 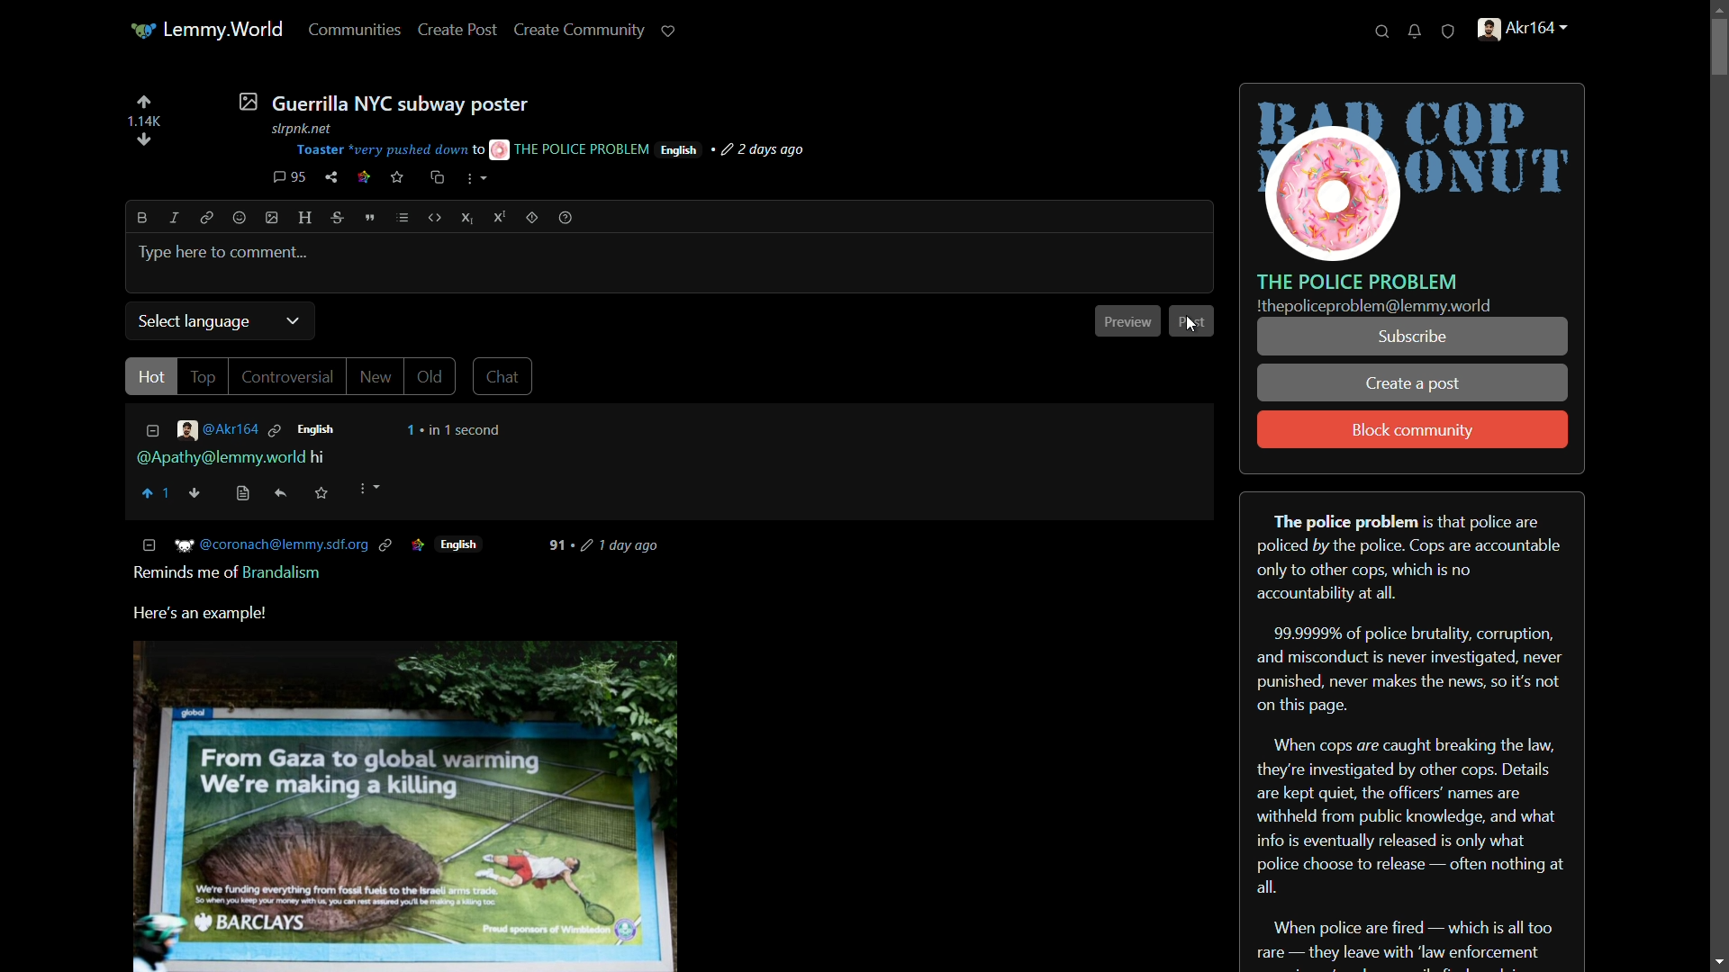 I want to click on Brandalism, so click(x=286, y=572).